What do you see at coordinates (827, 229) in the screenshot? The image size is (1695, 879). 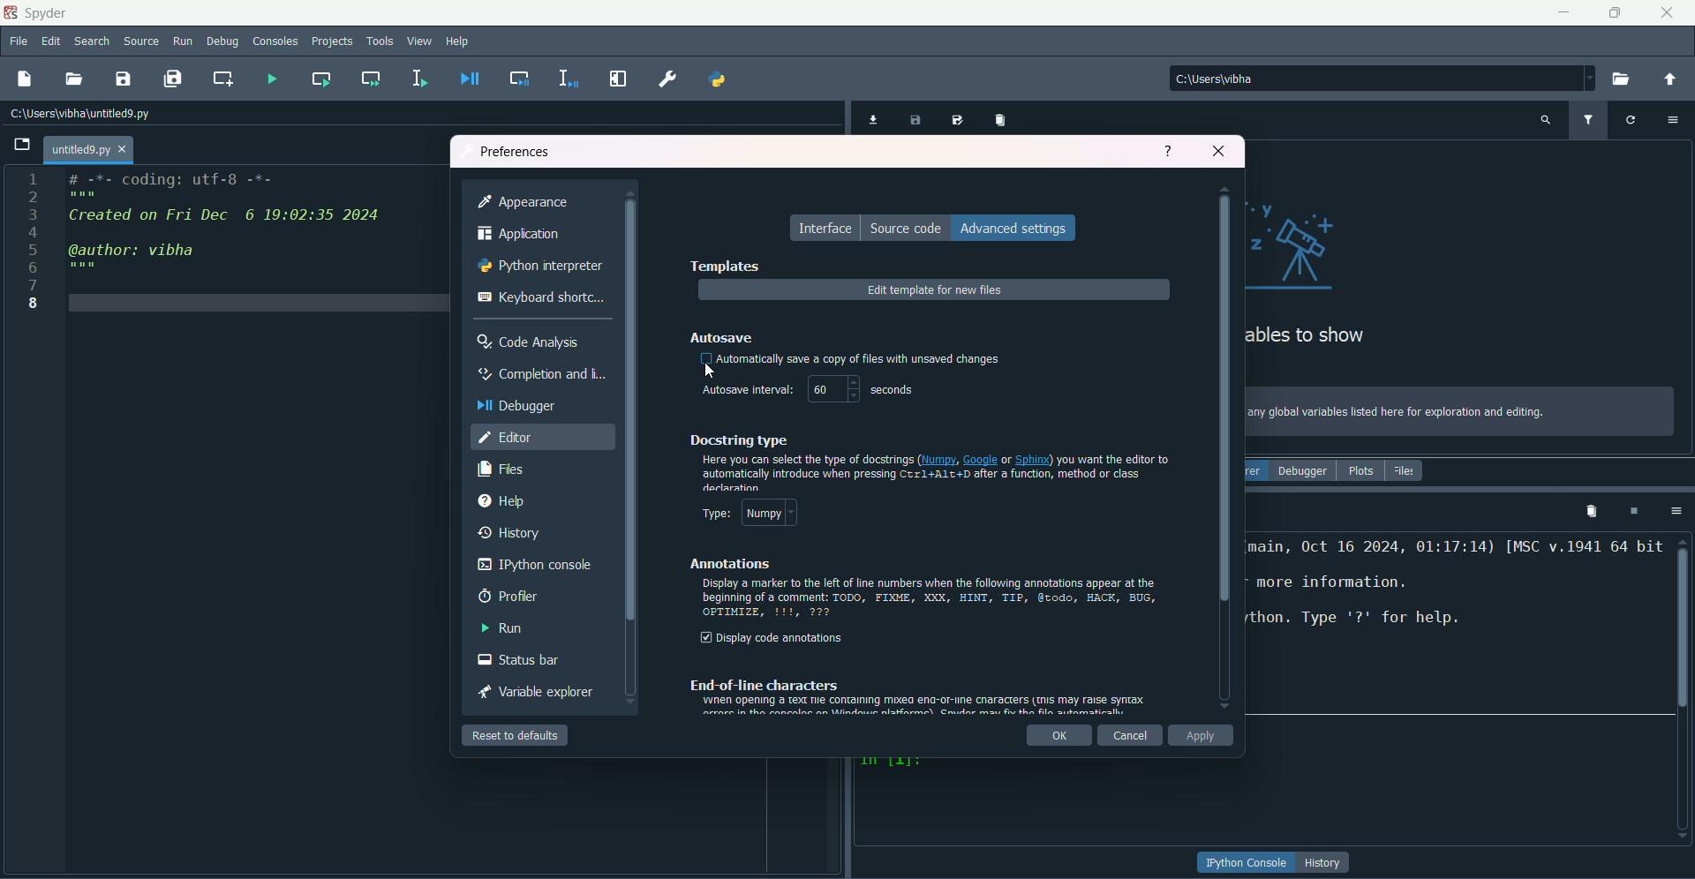 I see `interface` at bounding box center [827, 229].